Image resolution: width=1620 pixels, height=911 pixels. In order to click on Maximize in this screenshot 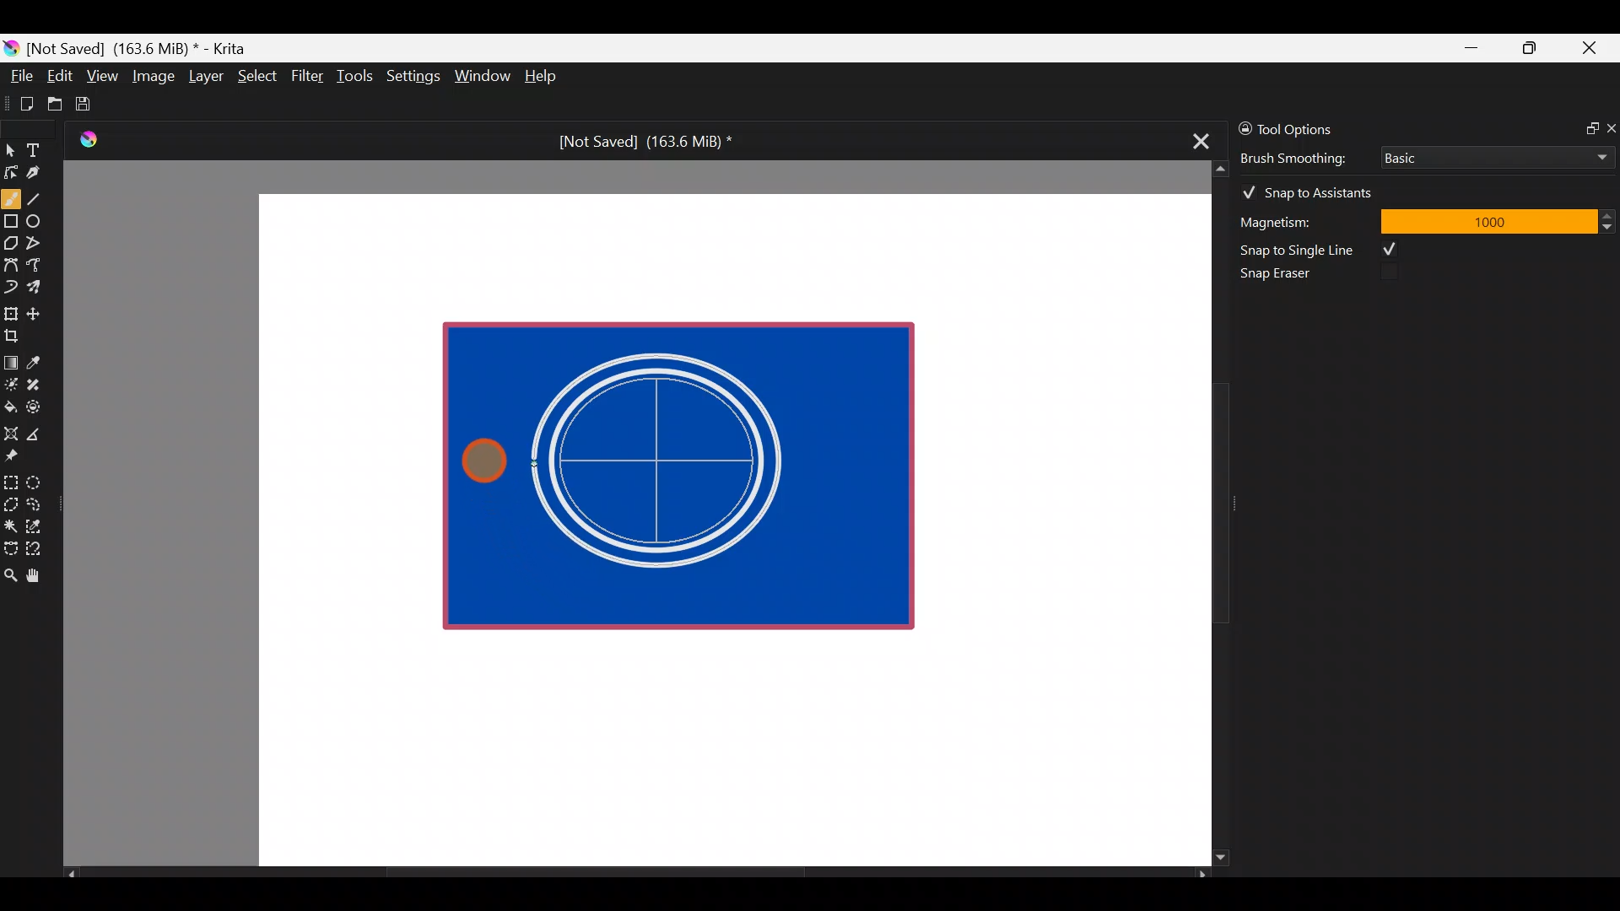, I will do `click(1529, 47)`.